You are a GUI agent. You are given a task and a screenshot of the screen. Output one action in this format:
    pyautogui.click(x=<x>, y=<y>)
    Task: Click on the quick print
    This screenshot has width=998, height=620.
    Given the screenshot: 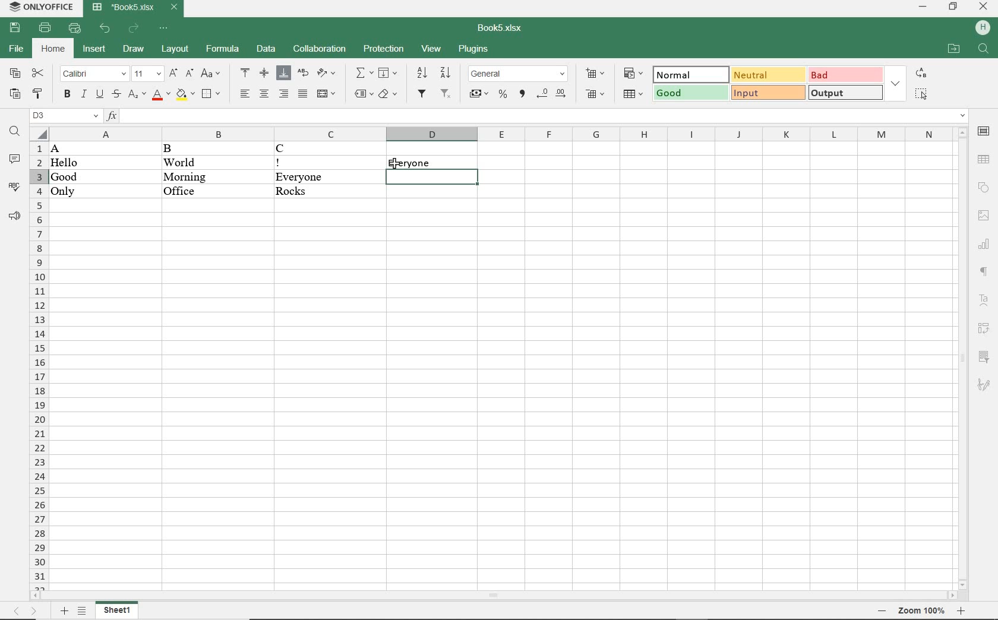 What is the action you would take?
    pyautogui.click(x=75, y=29)
    